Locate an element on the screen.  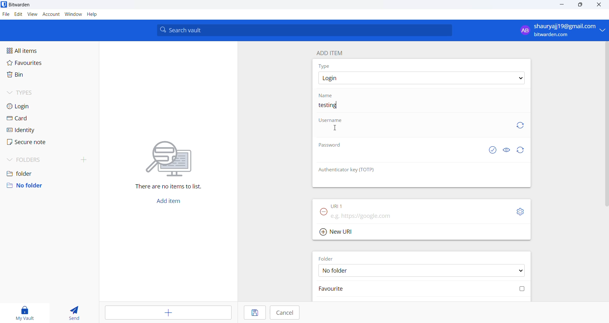
account is located at coordinates (50, 15).